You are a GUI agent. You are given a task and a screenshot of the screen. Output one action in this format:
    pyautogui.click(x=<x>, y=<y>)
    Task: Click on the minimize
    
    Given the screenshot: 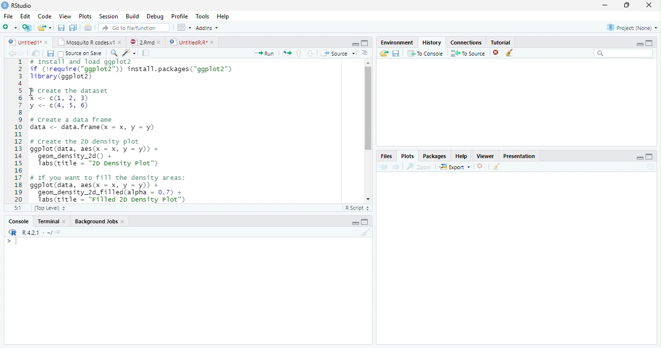 What is the action you would take?
    pyautogui.click(x=355, y=223)
    